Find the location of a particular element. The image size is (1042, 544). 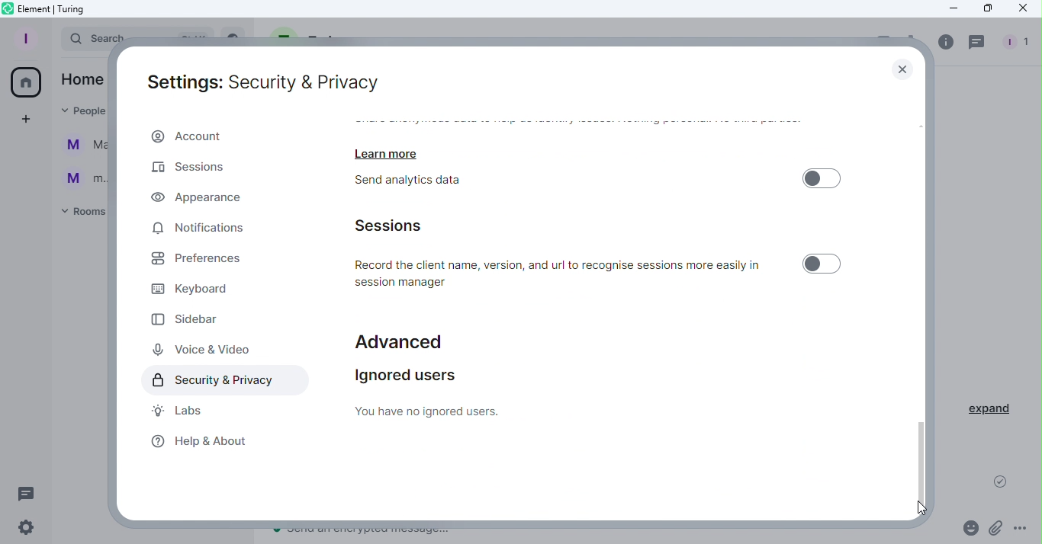

Account is located at coordinates (220, 136).